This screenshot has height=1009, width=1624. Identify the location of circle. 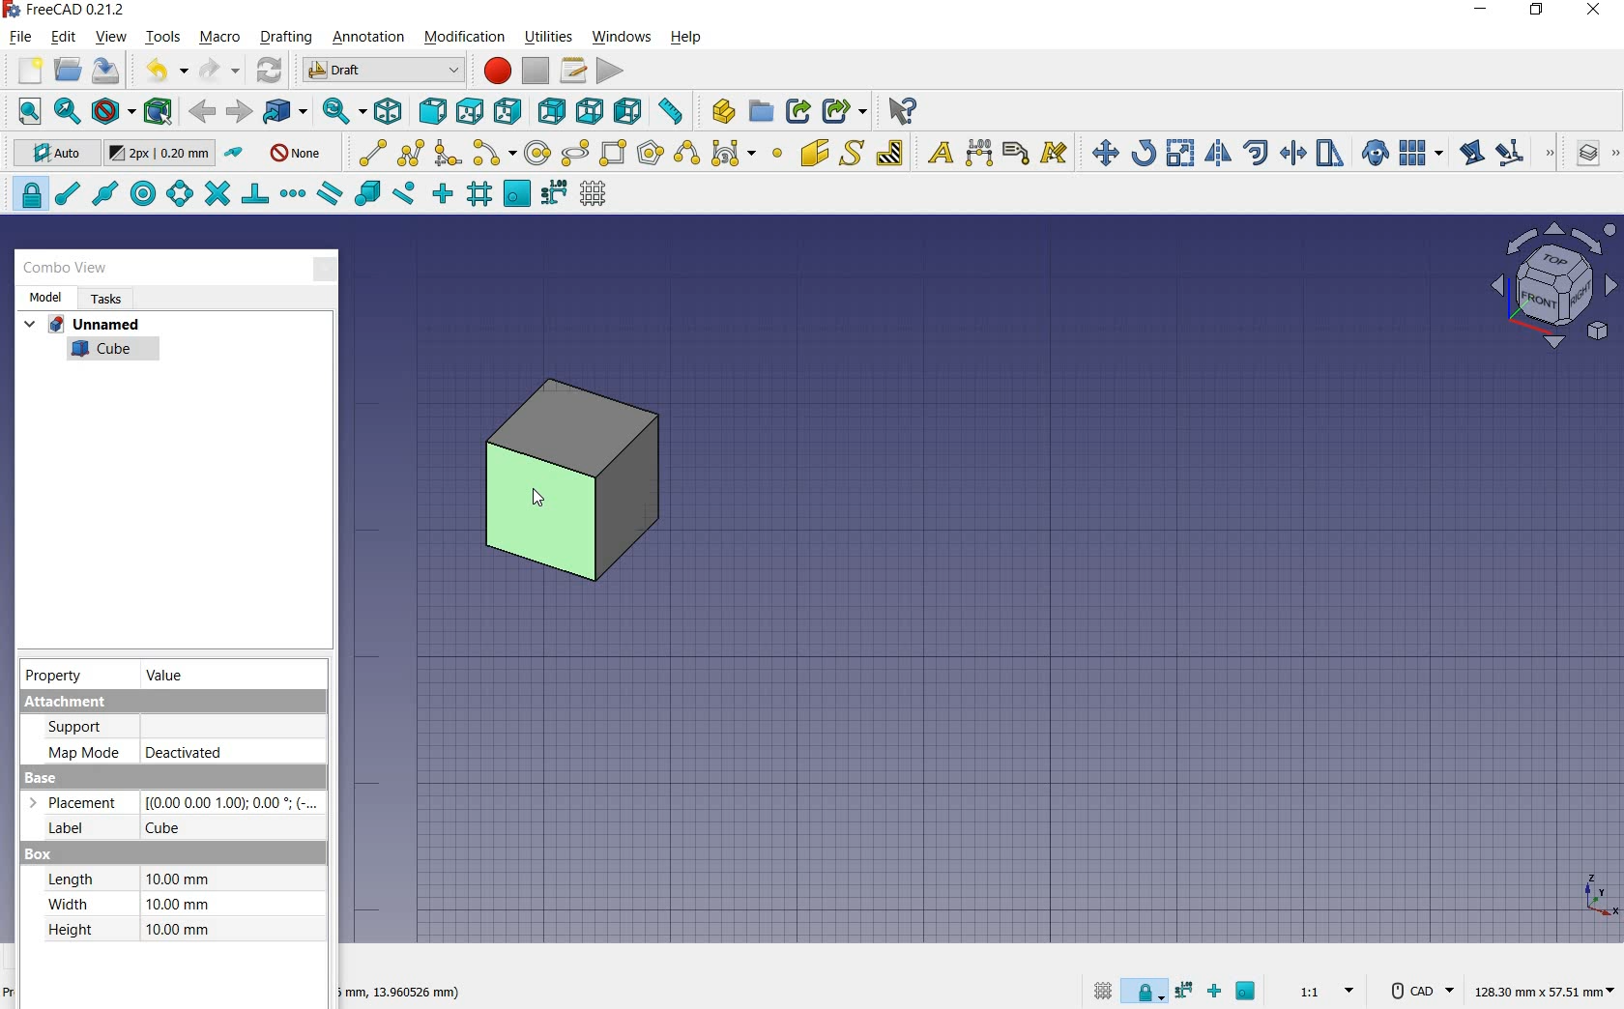
(539, 152).